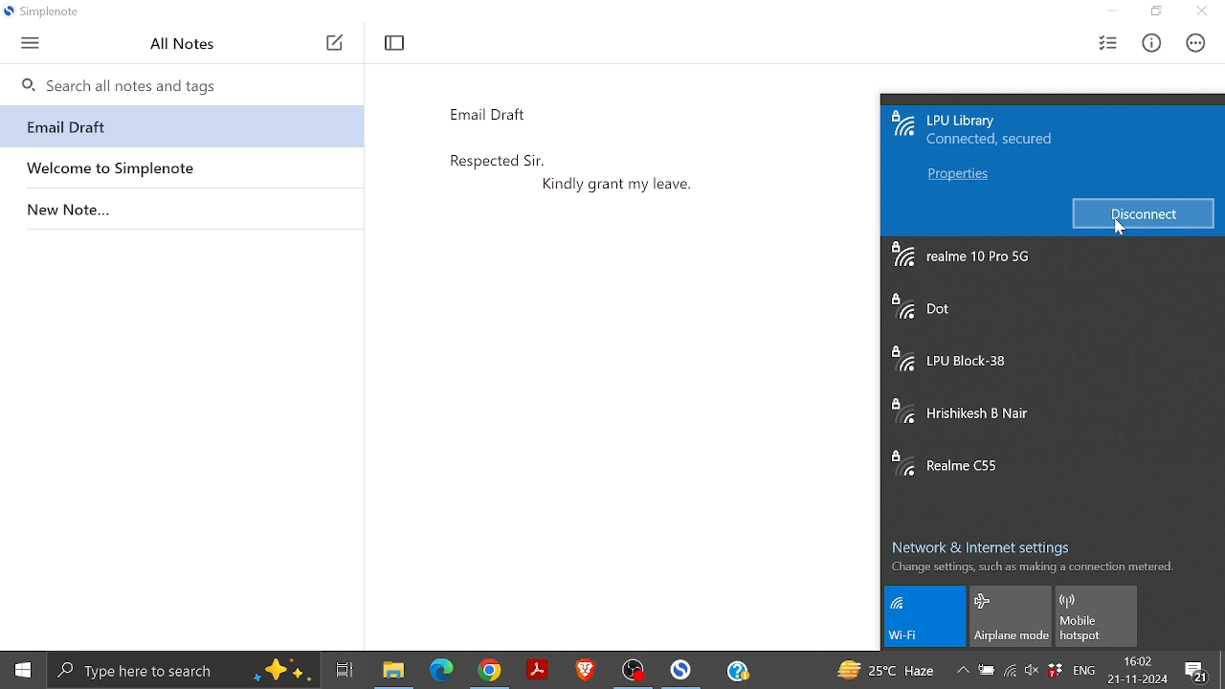  What do you see at coordinates (1056, 670) in the screenshot?
I see `Dropbox` at bounding box center [1056, 670].